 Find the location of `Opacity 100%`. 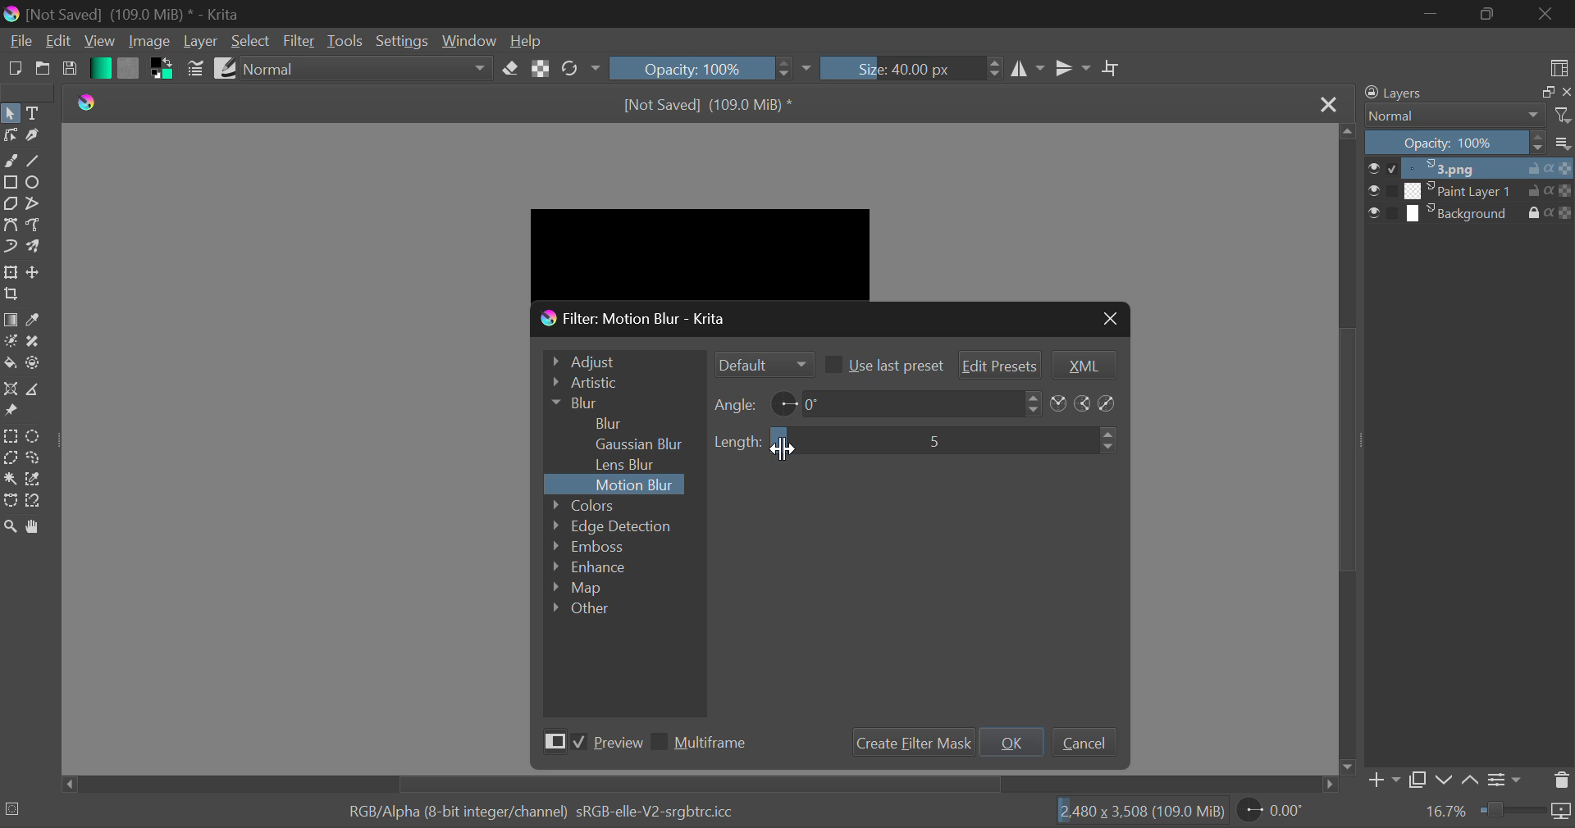

Opacity 100% is located at coordinates (1471, 143).